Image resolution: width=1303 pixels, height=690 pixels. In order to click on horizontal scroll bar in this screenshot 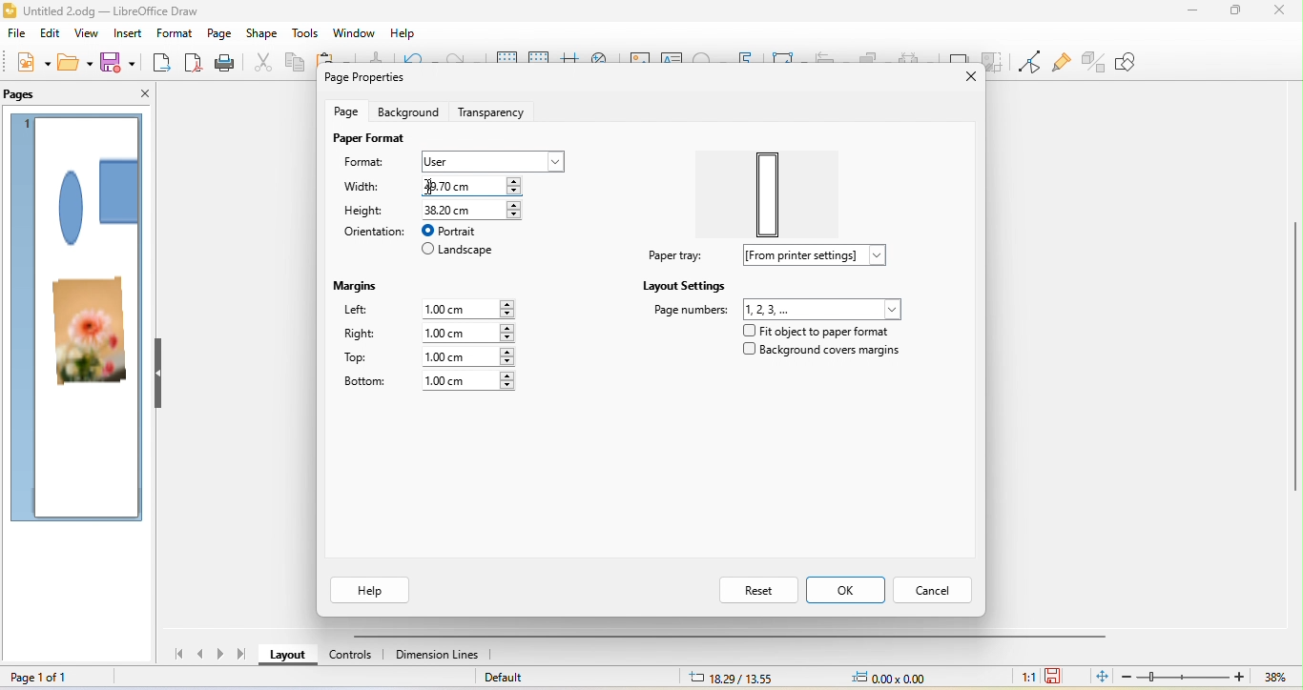, I will do `click(729, 638)`.